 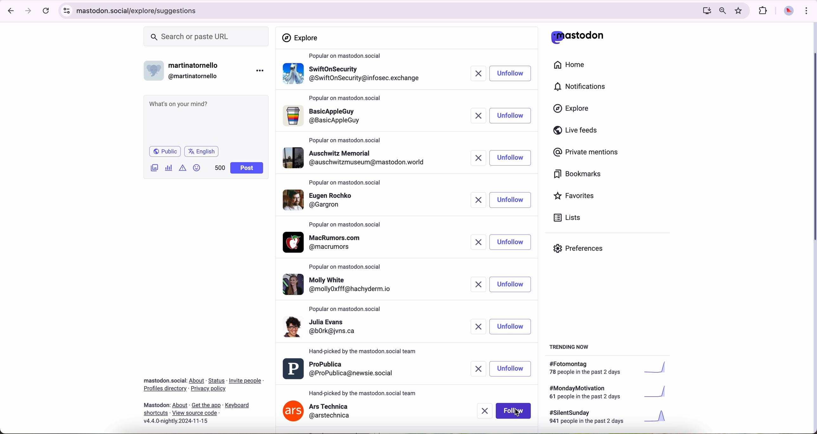 I want to click on profile, so click(x=354, y=158).